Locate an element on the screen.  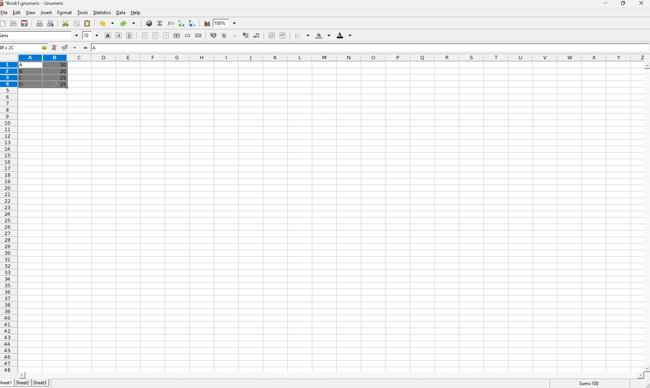
Restore Down is located at coordinates (624, 3).